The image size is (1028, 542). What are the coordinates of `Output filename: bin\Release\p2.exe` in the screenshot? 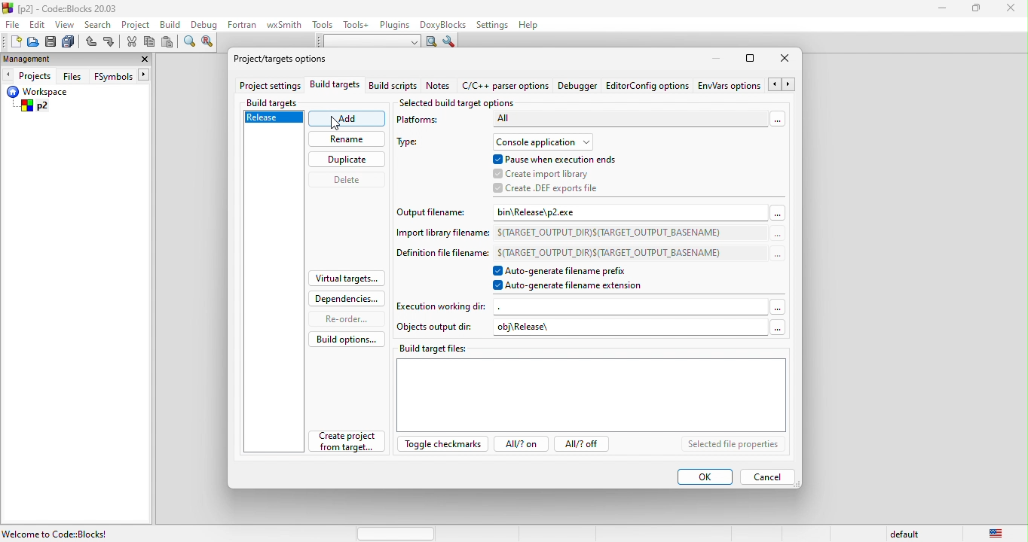 It's located at (584, 212).